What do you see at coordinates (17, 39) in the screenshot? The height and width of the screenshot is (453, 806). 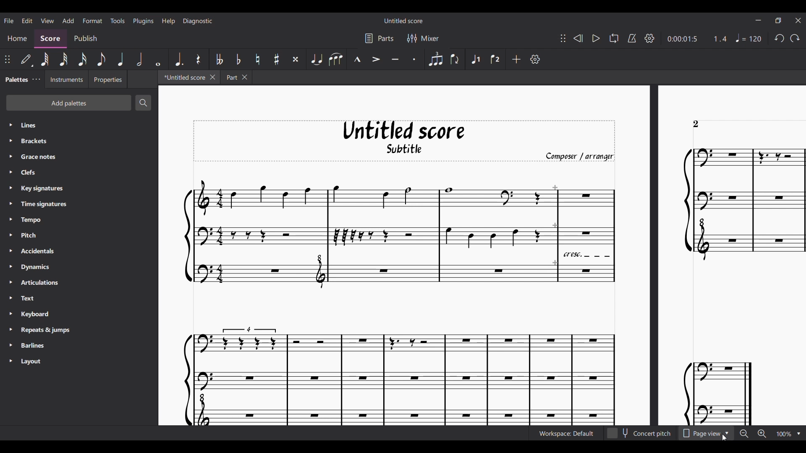 I see `Home section` at bounding box center [17, 39].